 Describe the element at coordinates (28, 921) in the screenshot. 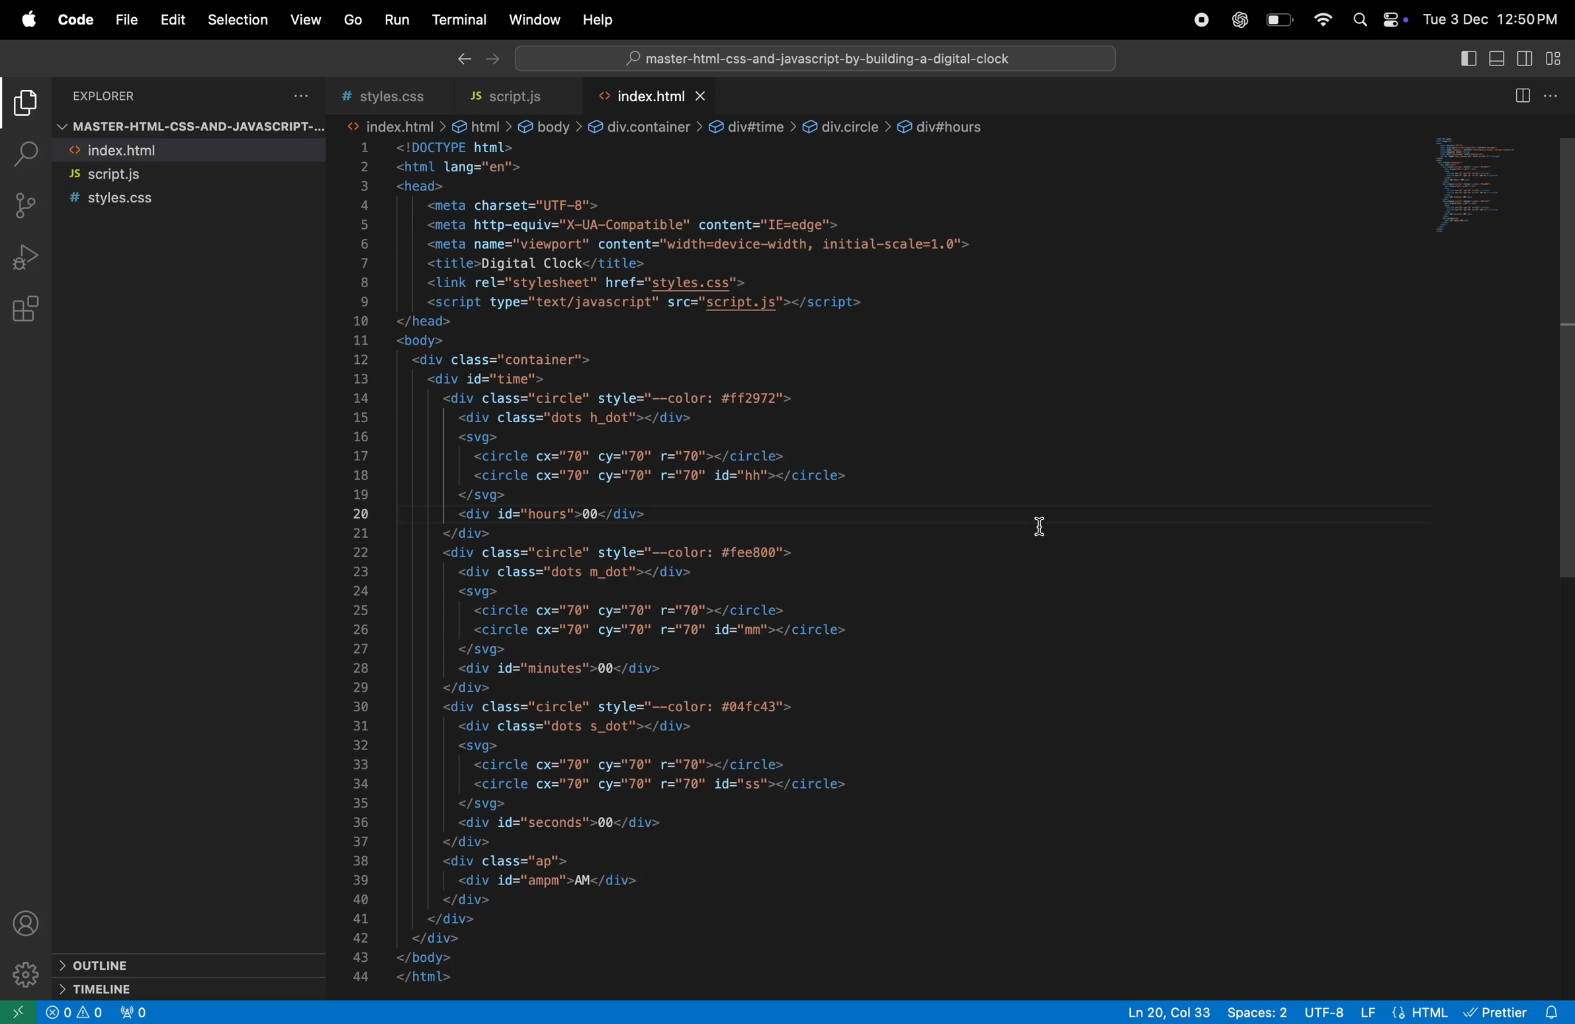

I see `profile` at that location.